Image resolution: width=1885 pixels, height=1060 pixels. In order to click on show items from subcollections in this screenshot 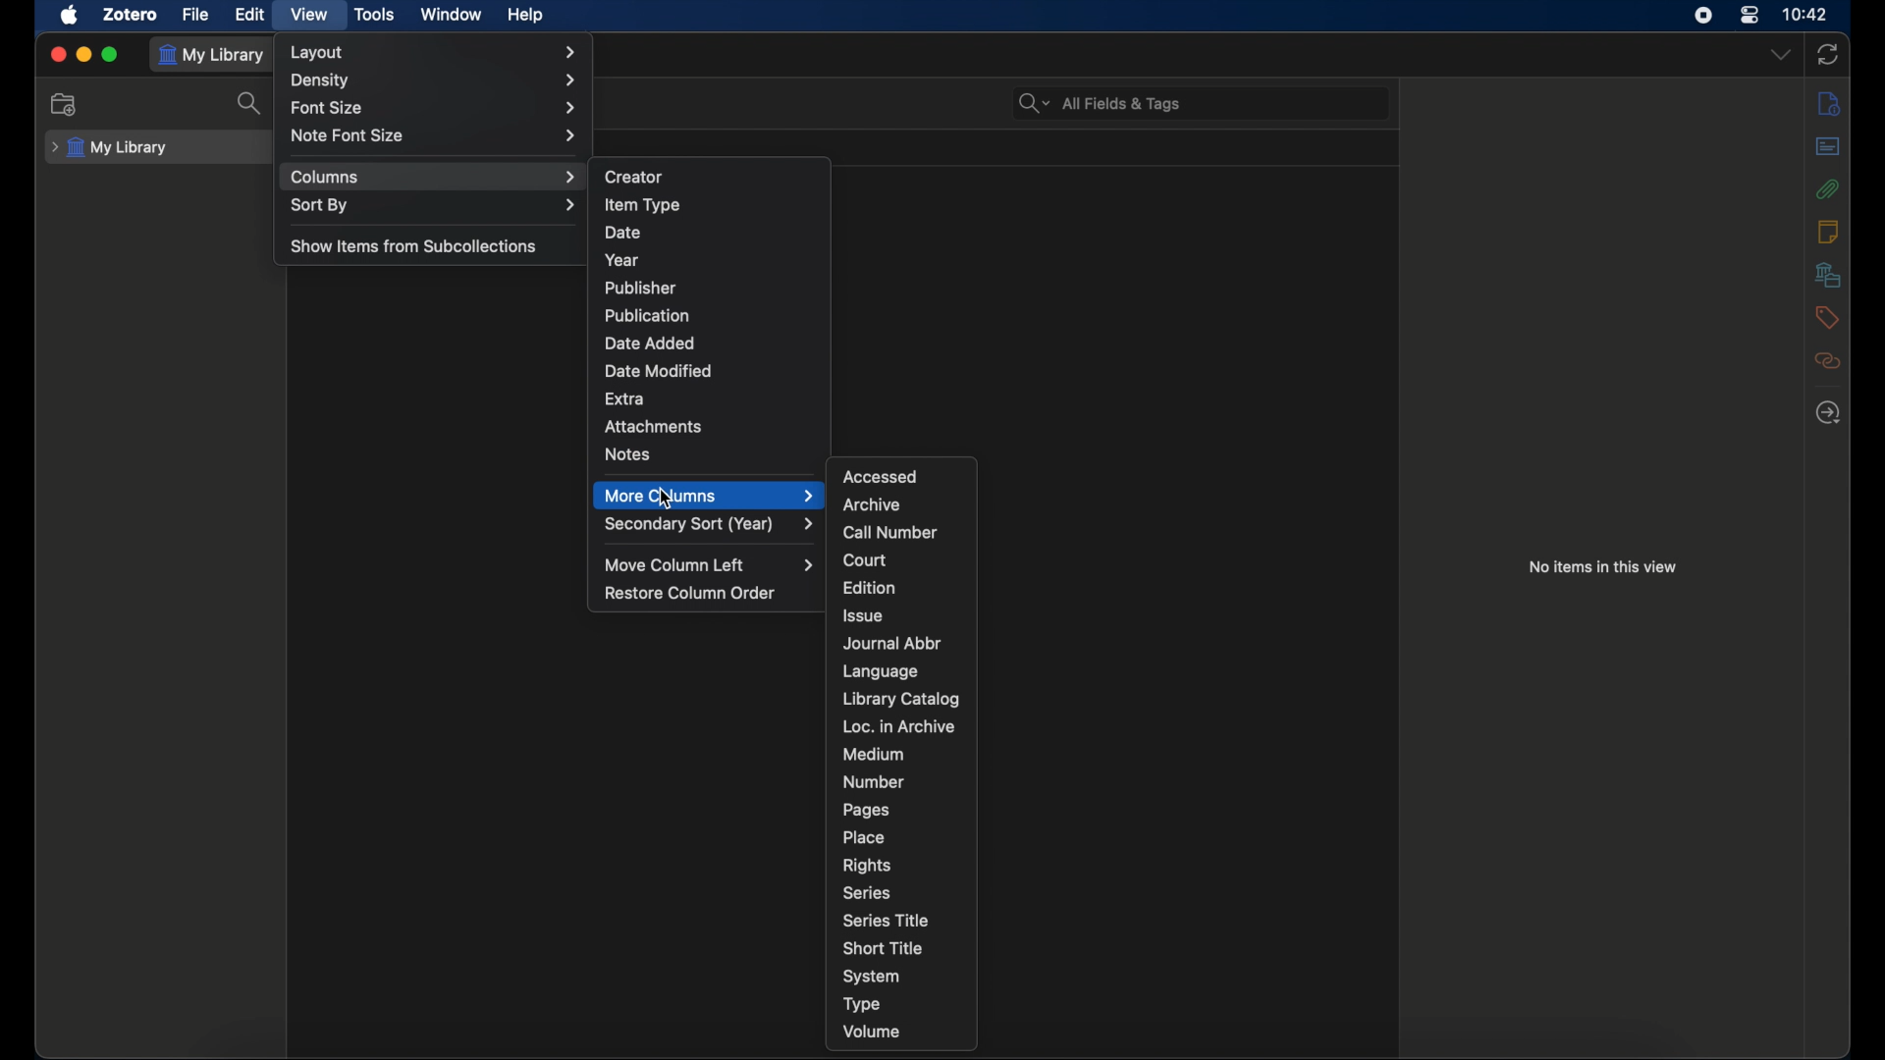, I will do `click(413, 247)`.